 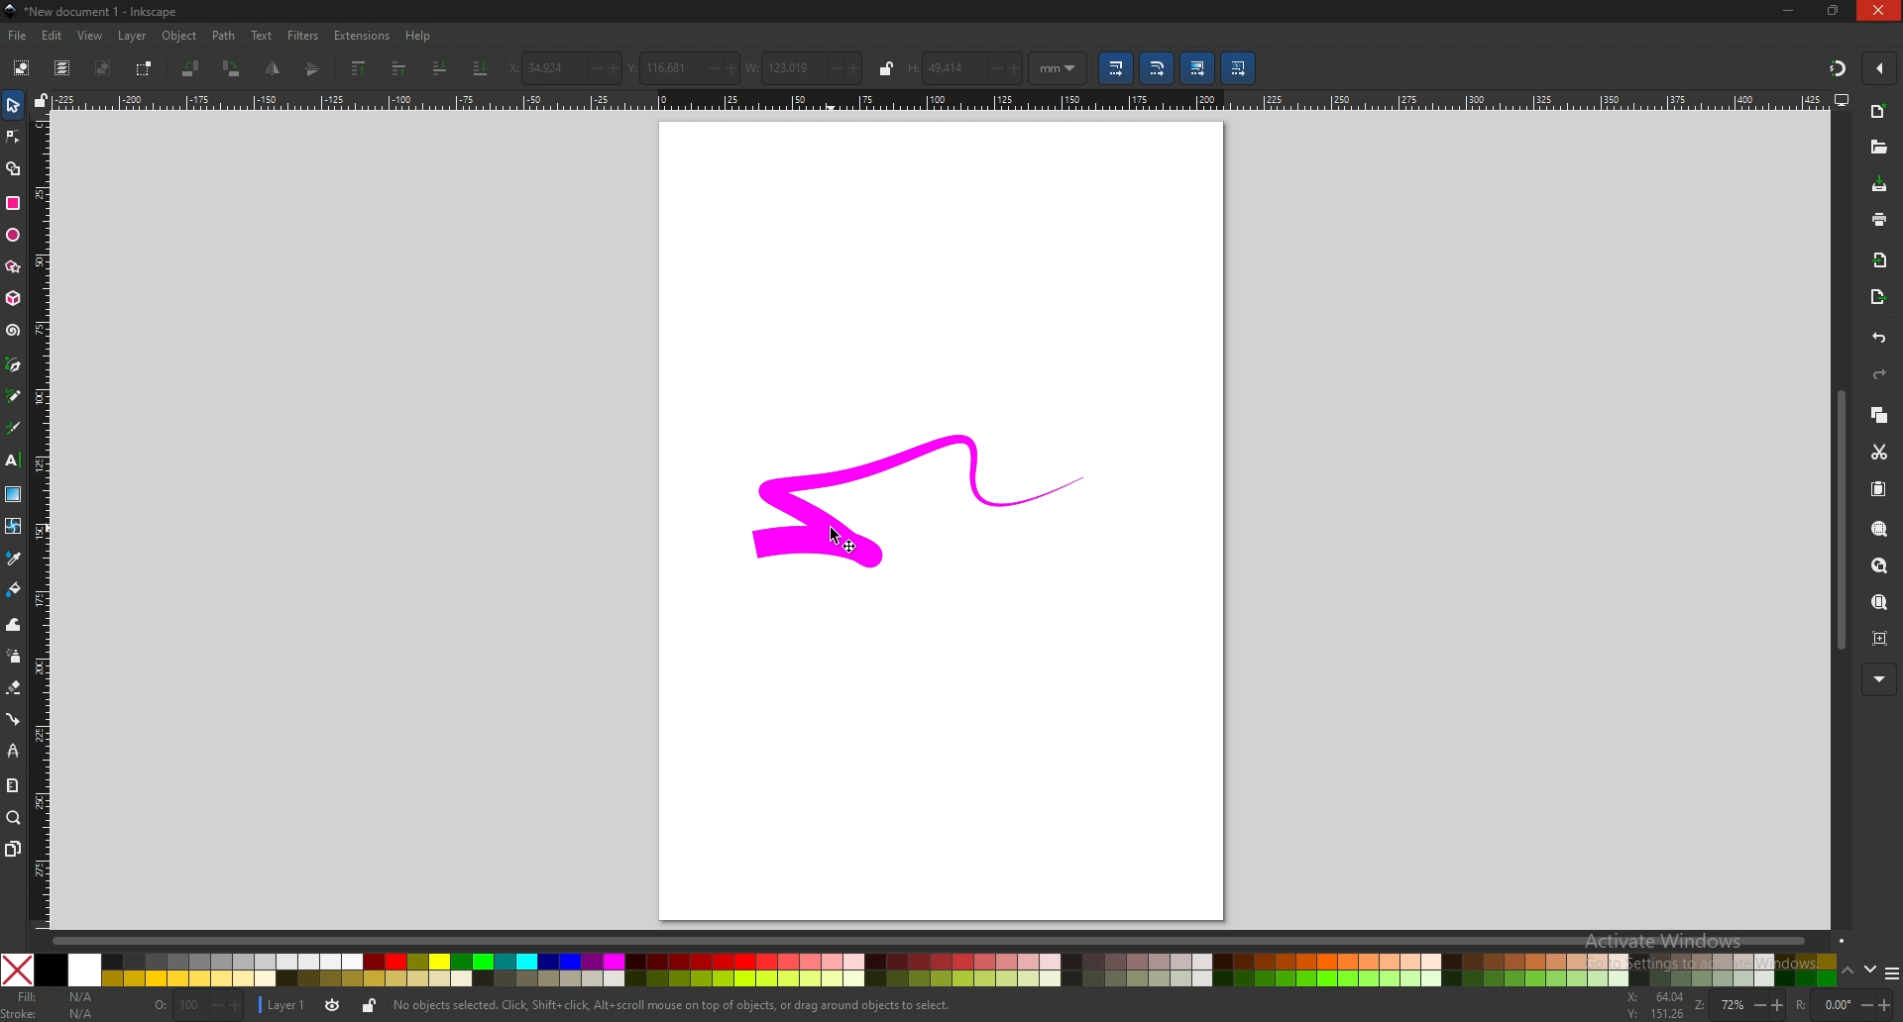 I want to click on unit, so click(x=1058, y=68).